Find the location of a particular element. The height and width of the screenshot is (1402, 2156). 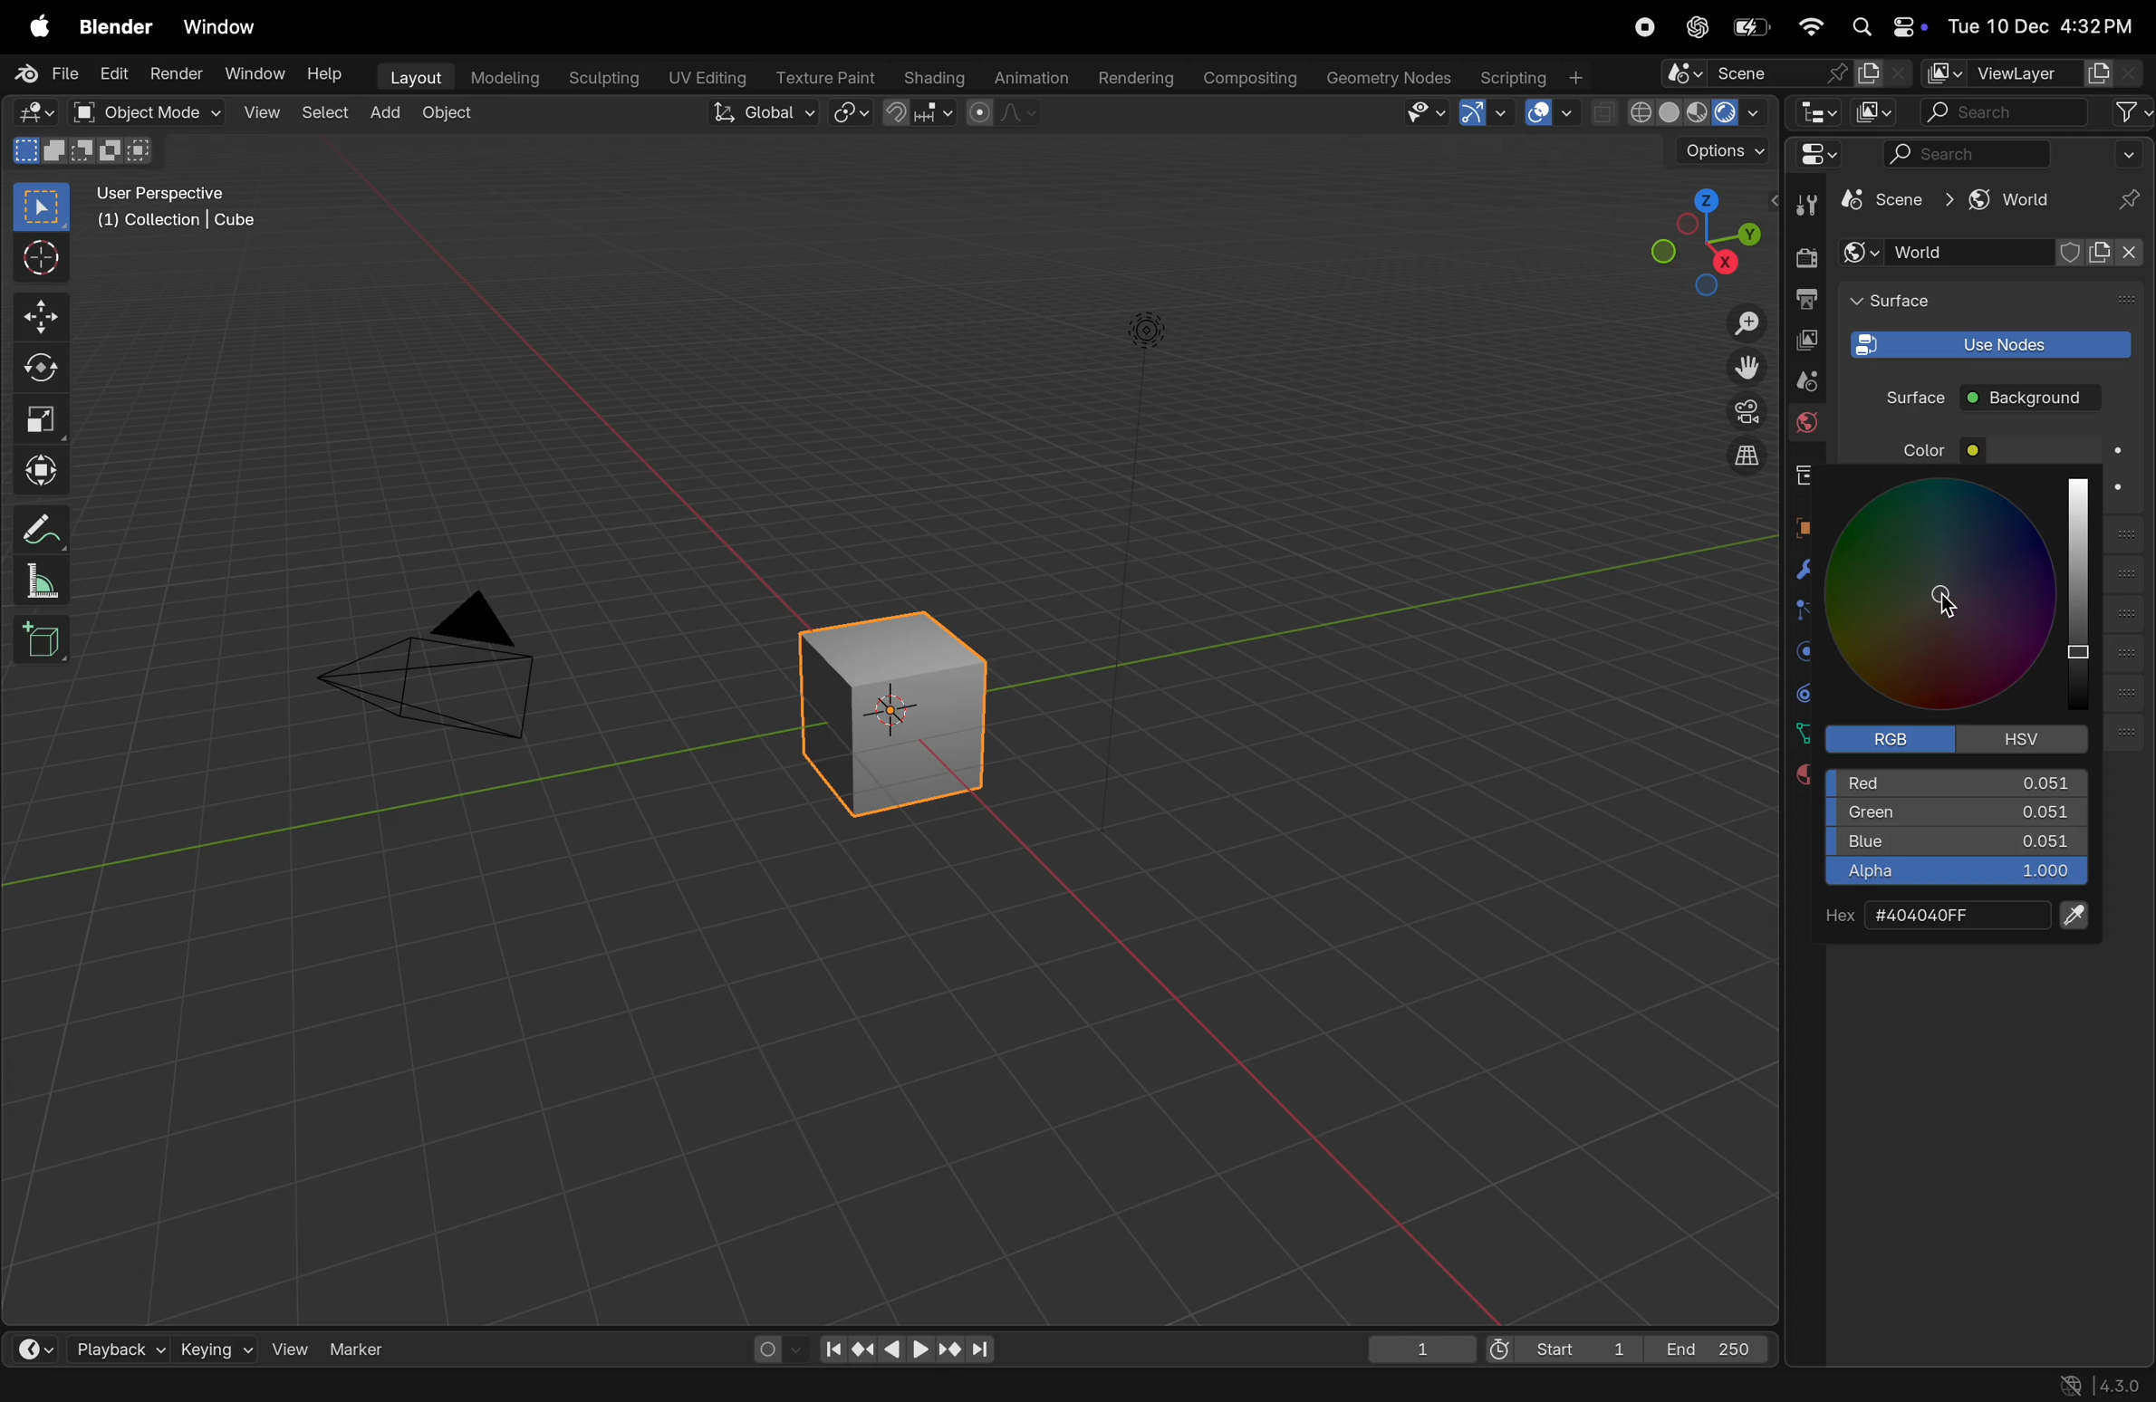

Apple menu is located at coordinates (38, 24).